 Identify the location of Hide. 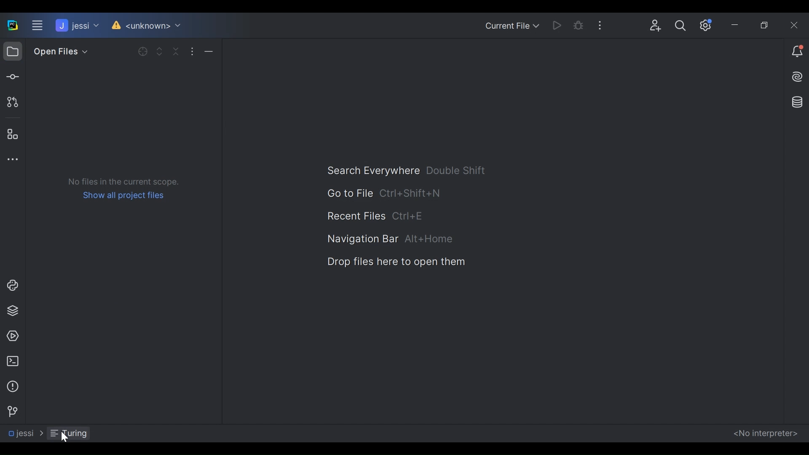
(208, 51).